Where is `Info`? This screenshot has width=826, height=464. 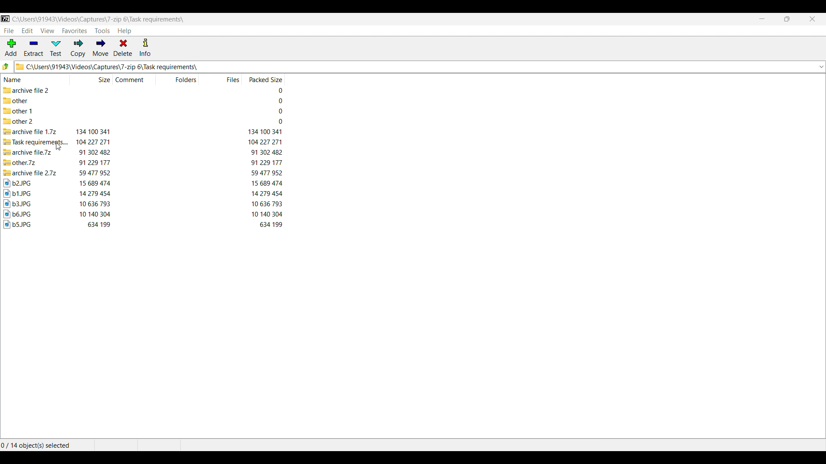
Info is located at coordinates (145, 47).